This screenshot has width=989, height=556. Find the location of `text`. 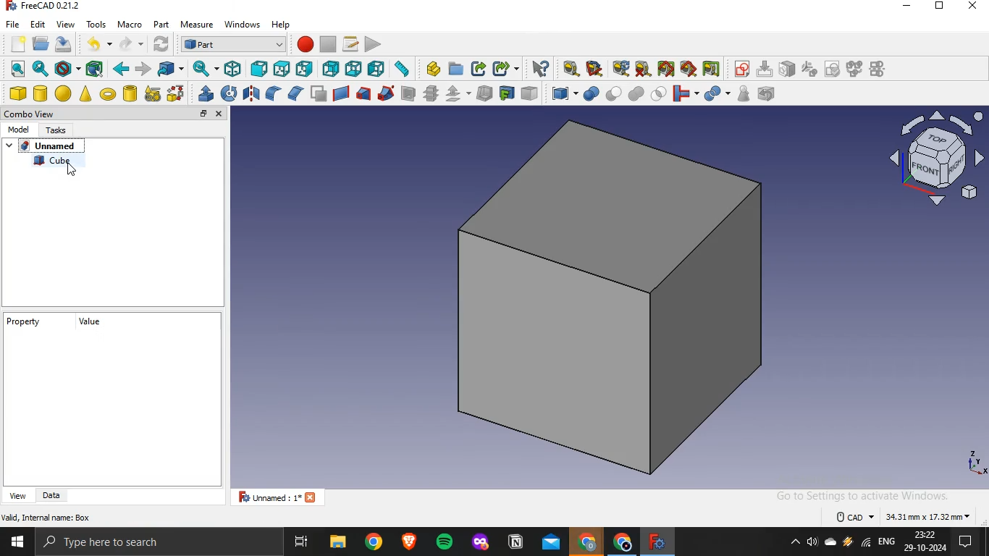

text is located at coordinates (46, 7).